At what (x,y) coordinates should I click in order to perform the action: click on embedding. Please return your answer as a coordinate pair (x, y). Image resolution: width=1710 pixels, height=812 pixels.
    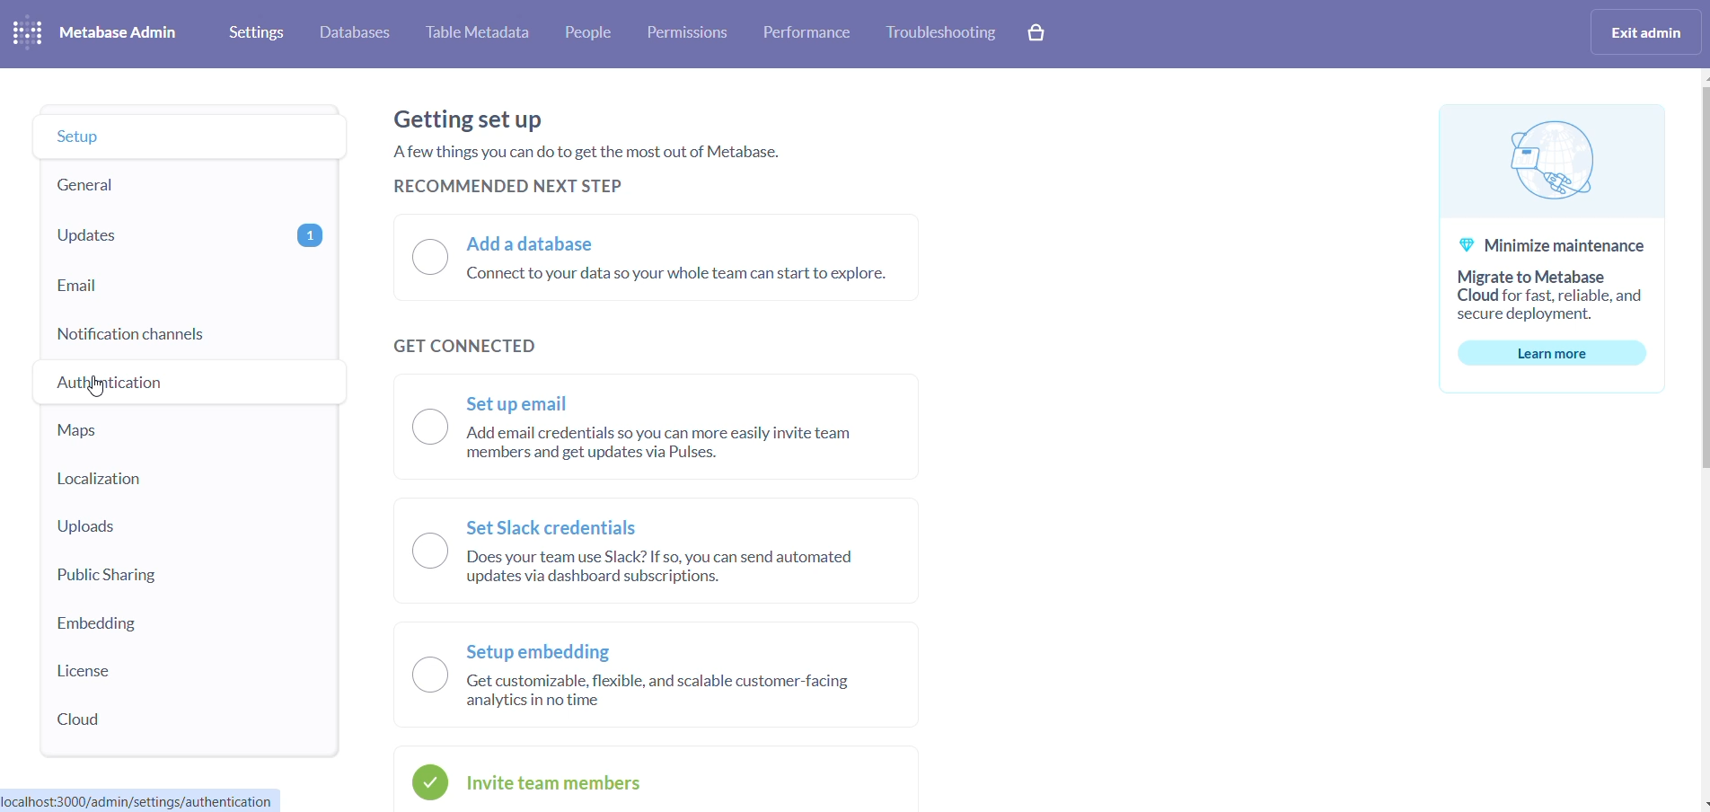
    Looking at the image, I should click on (113, 622).